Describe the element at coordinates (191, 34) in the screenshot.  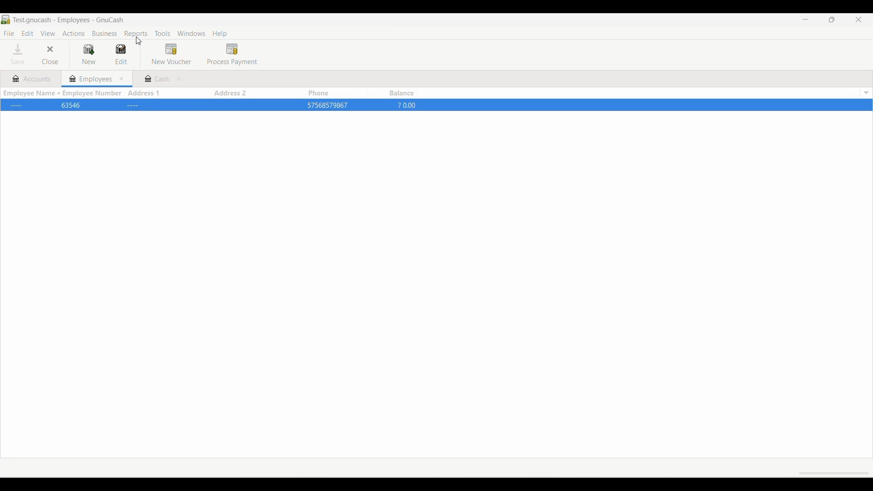
I see `Windows` at that location.